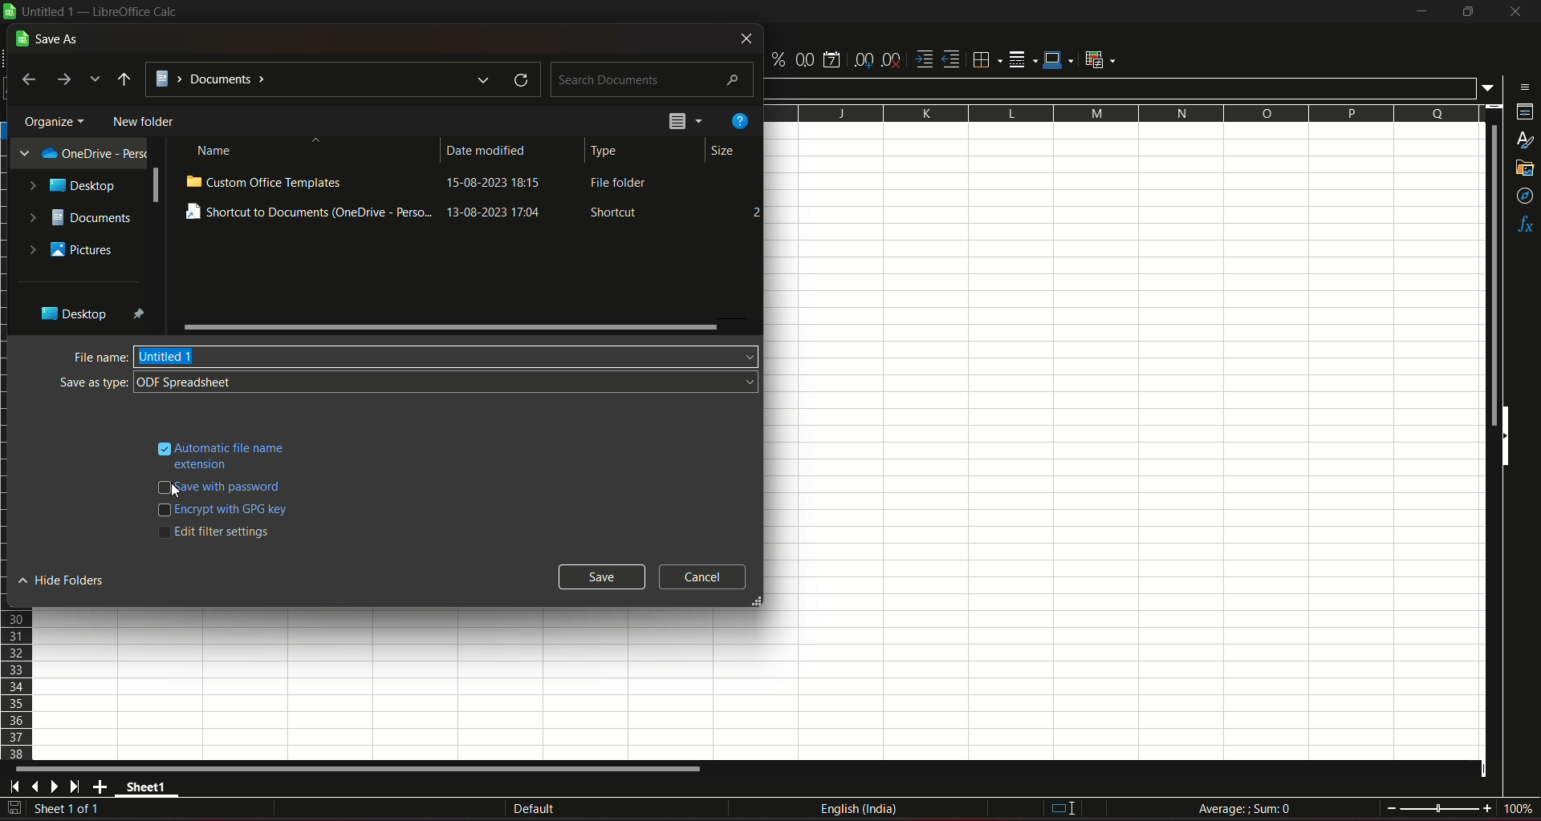  What do you see at coordinates (701, 576) in the screenshot?
I see `cancel` at bounding box center [701, 576].